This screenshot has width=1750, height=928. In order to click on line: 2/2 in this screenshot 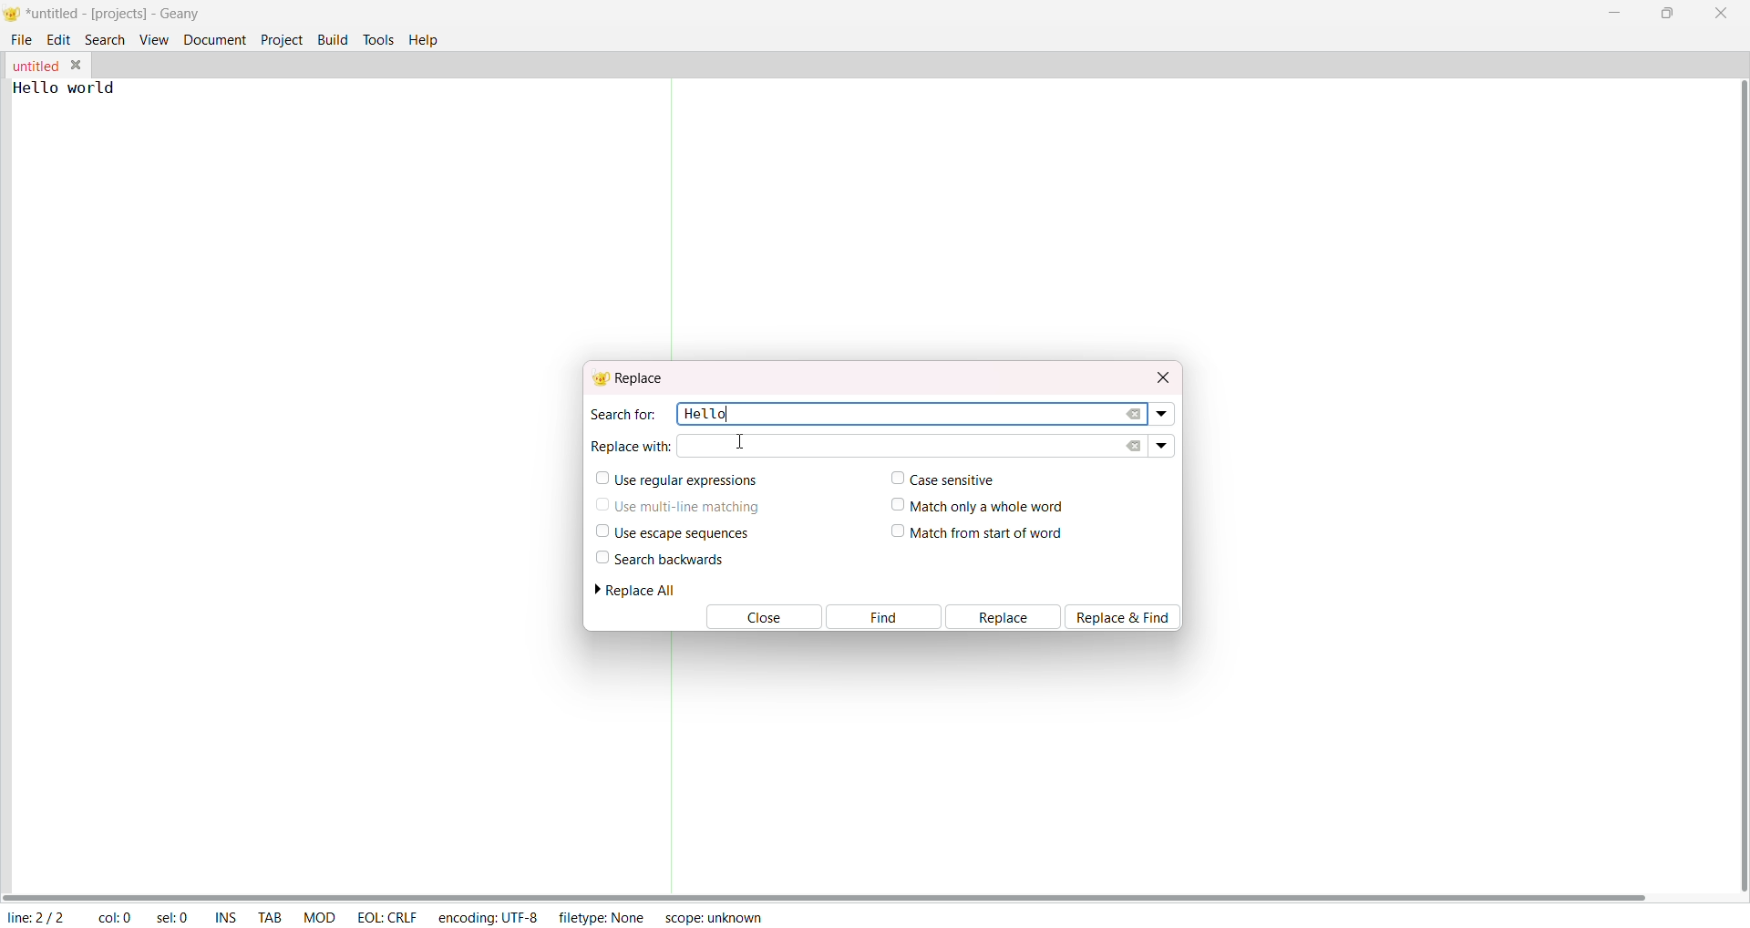, I will do `click(35, 917)`.